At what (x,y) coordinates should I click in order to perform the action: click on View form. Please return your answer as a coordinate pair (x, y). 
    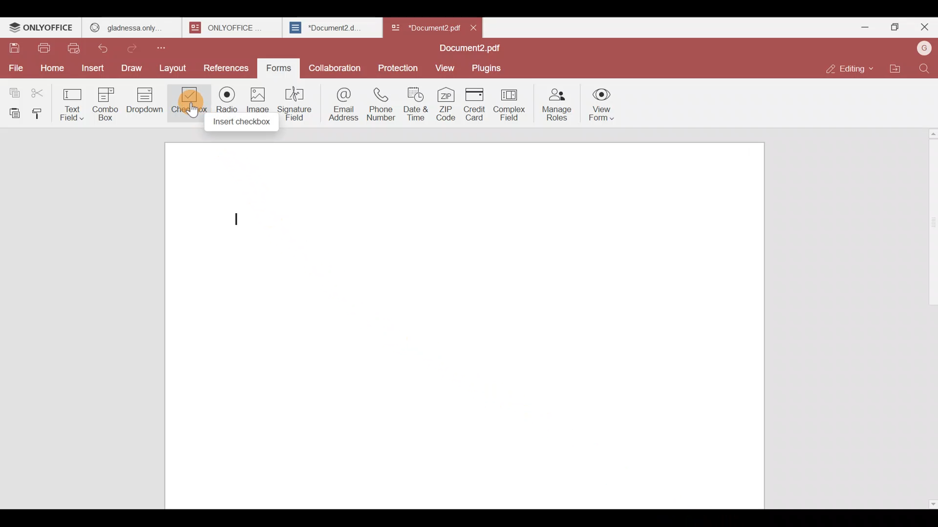
    Looking at the image, I should click on (603, 105).